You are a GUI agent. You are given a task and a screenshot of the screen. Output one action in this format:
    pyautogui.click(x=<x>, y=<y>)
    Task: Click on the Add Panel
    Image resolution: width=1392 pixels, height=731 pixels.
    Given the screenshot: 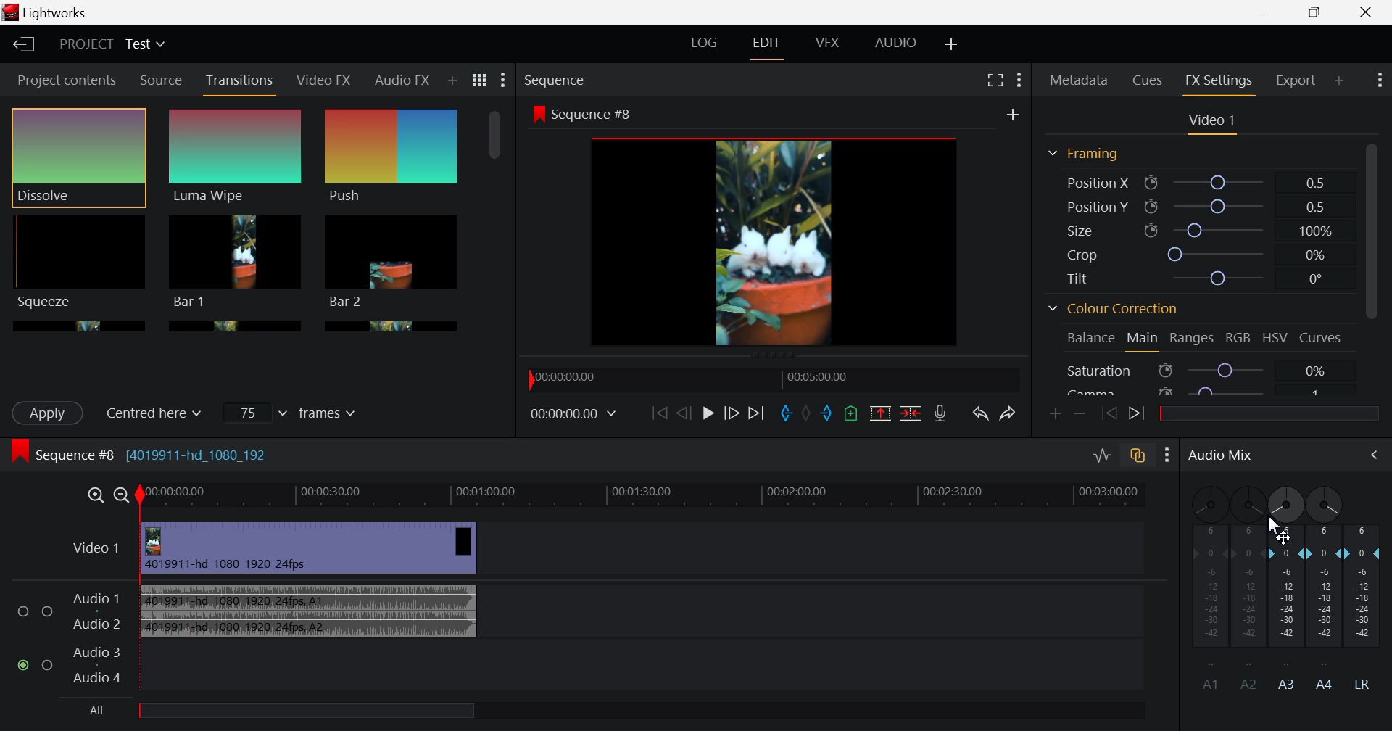 What is the action you would take?
    pyautogui.click(x=452, y=81)
    